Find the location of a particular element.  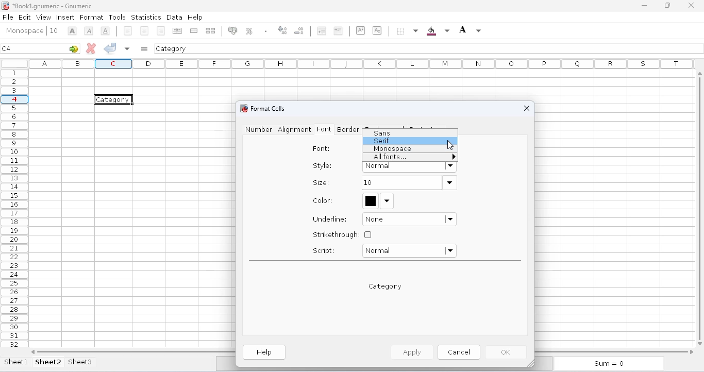

cancel is located at coordinates (459, 351).